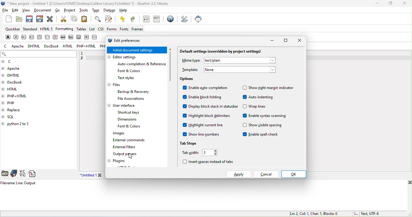  I want to click on images, so click(116, 134).